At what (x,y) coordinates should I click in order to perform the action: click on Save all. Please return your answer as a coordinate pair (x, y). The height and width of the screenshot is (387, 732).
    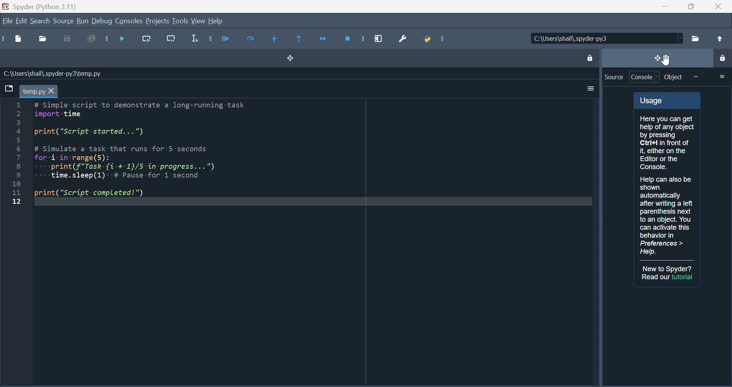
    Looking at the image, I should click on (89, 40).